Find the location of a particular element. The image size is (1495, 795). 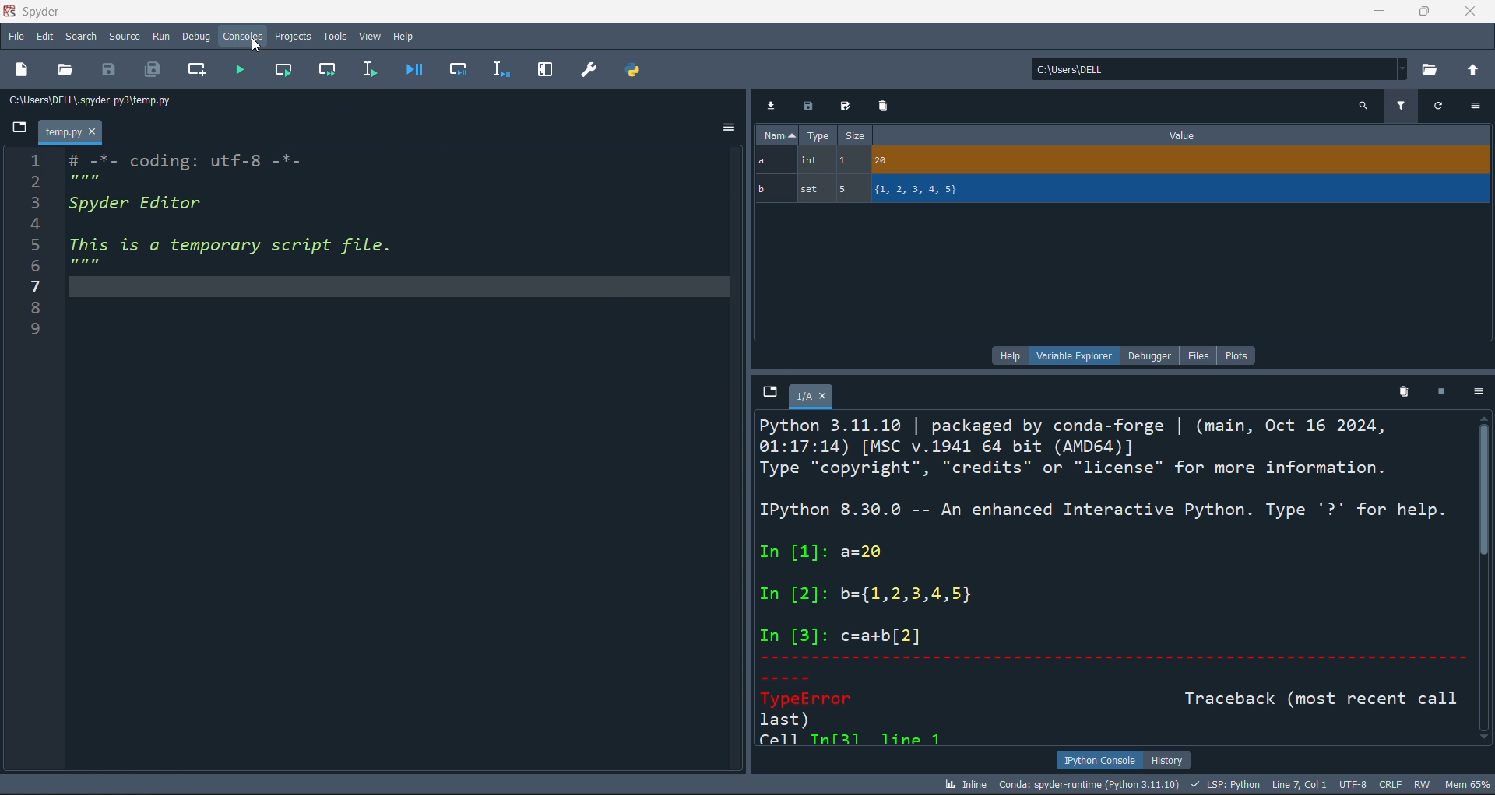

files is located at coordinates (1197, 355).